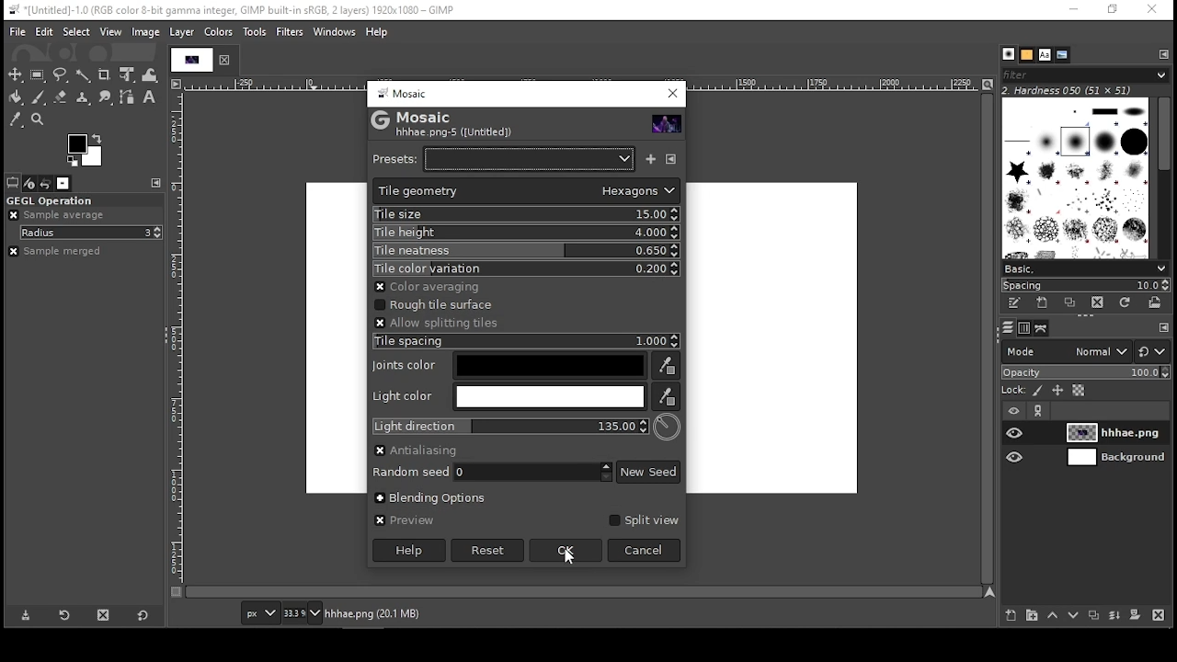 The width and height of the screenshot is (1177, 662). Describe the element at coordinates (1008, 327) in the screenshot. I see `layers` at that location.